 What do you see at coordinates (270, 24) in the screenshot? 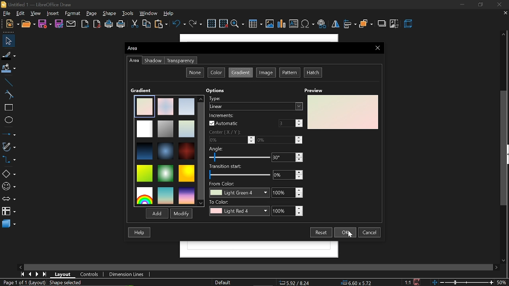
I see `Insert image` at bounding box center [270, 24].